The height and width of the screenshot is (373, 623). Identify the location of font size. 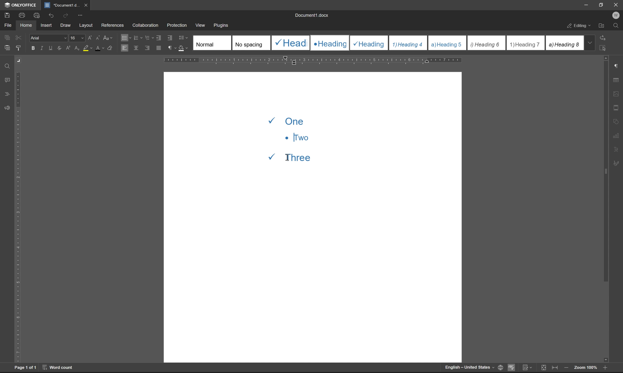
(76, 37).